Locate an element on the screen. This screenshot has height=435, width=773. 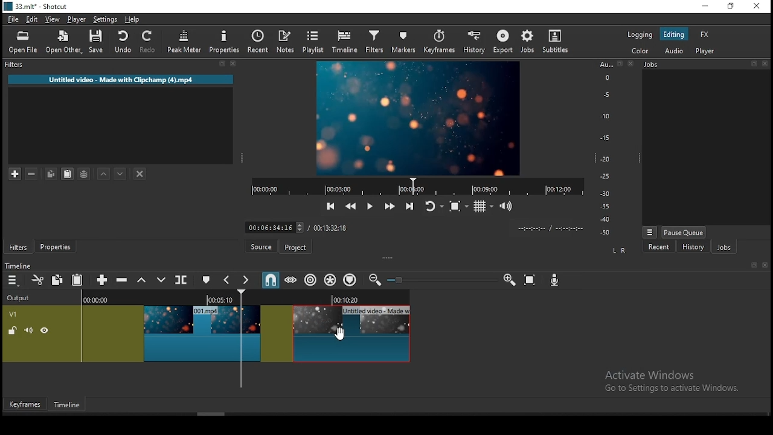
undo is located at coordinates (124, 42).